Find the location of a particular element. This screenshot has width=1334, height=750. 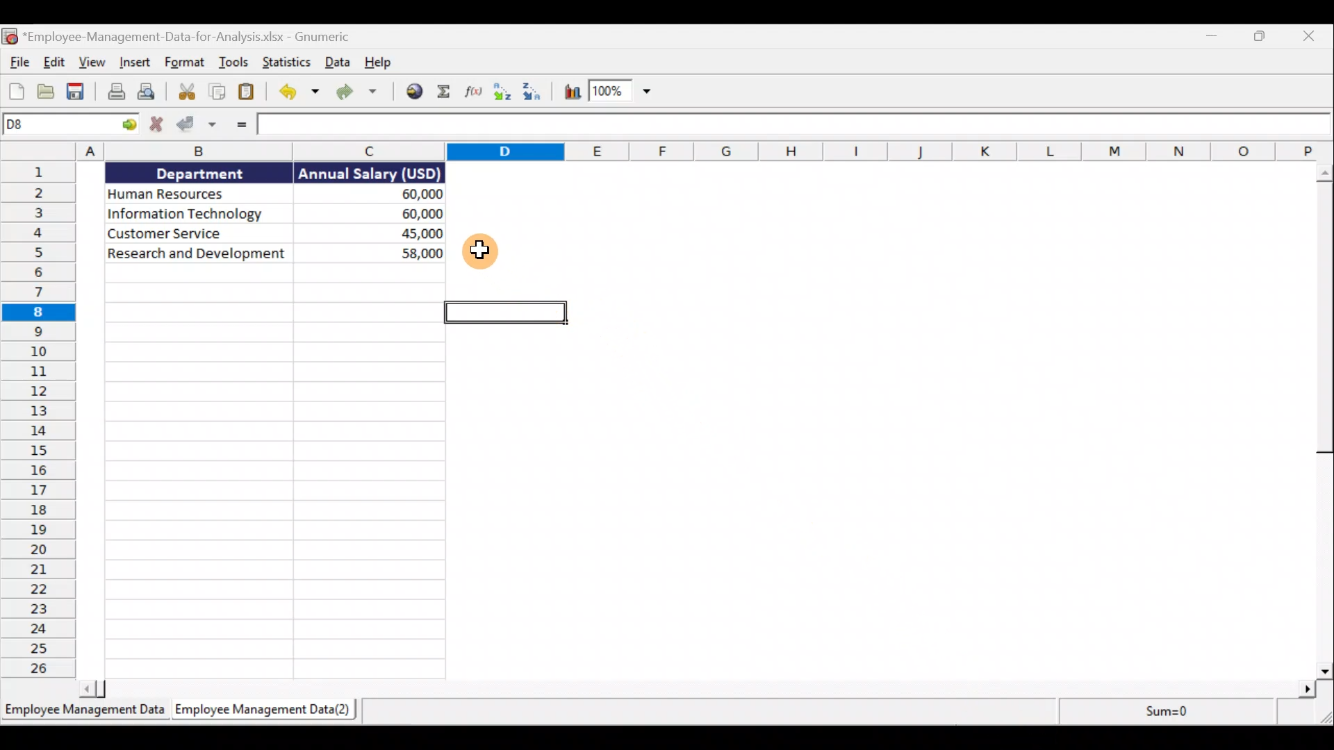

Close is located at coordinates (1310, 37).